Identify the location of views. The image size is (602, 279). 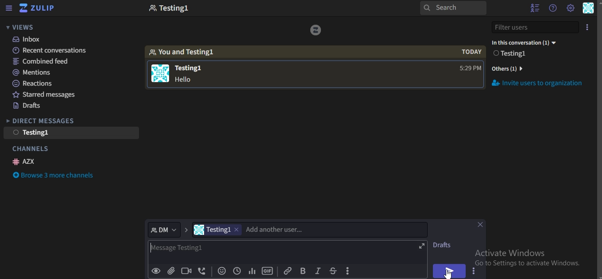
(24, 27).